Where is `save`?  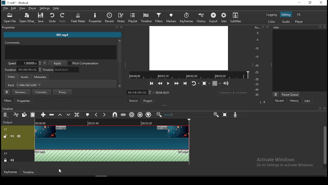
save is located at coordinates (42, 17).